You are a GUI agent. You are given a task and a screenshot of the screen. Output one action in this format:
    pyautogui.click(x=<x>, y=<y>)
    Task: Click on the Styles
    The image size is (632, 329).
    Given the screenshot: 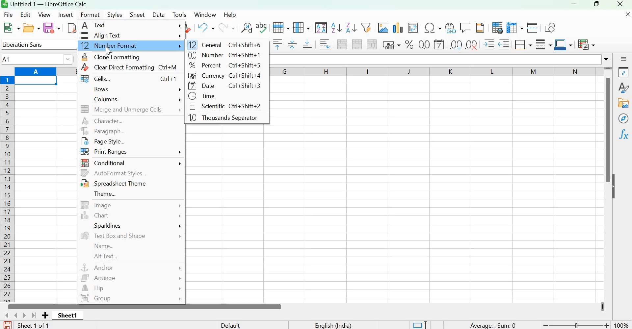 What is the action you would take?
    pyautogui.click(x=624, y=88)
    